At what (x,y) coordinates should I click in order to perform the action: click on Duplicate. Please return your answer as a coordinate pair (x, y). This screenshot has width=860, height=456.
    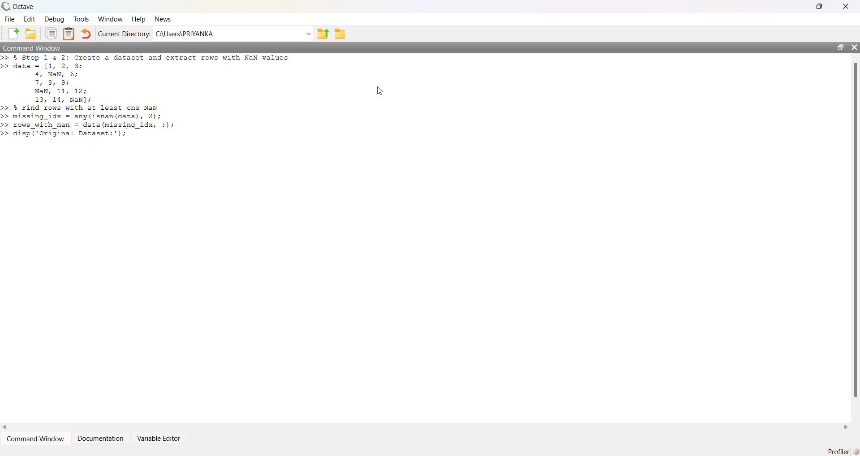
    Looking at the image, I should click on (51, 34).